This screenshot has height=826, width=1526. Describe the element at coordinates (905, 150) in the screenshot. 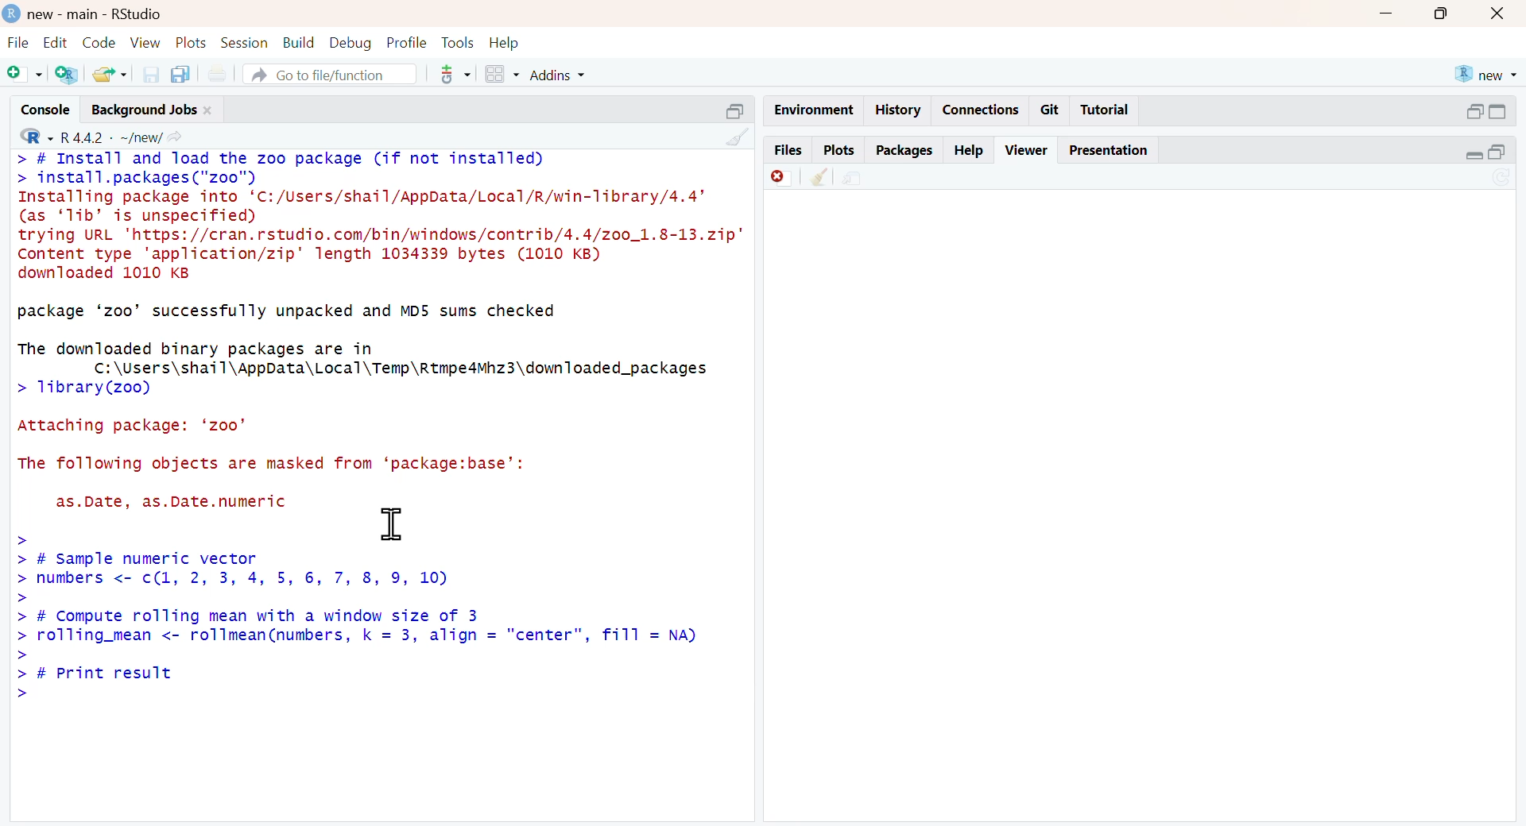

I see `packages` at that location.